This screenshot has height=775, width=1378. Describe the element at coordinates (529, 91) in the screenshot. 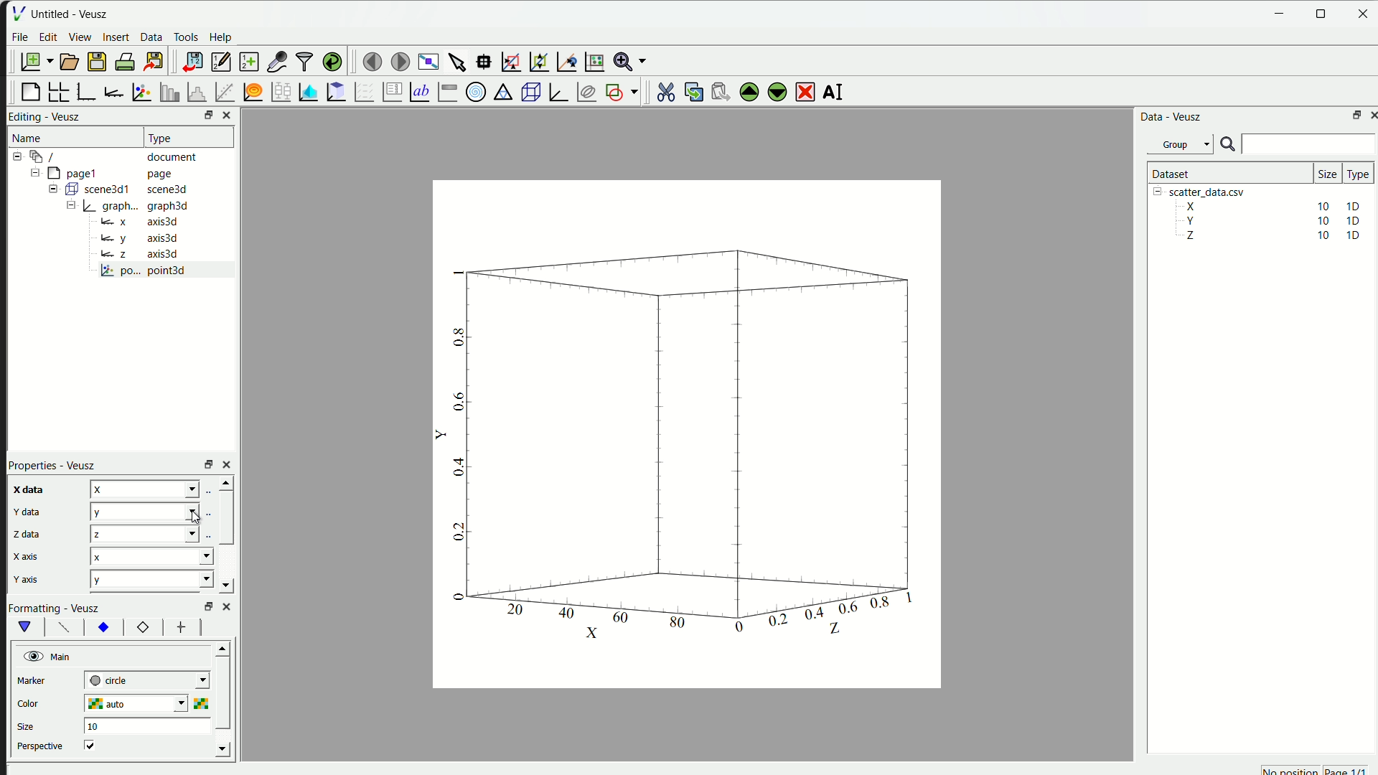

I see `3D scene` at that location.